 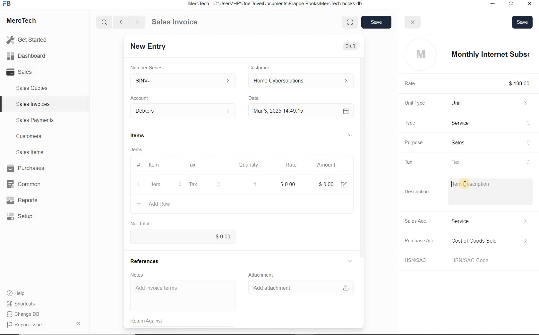 I want to click on MercTech - C:\Users\HP\OneDrive\Documents\Frappe Books\MercTech books db, so click(x=276, y=4).